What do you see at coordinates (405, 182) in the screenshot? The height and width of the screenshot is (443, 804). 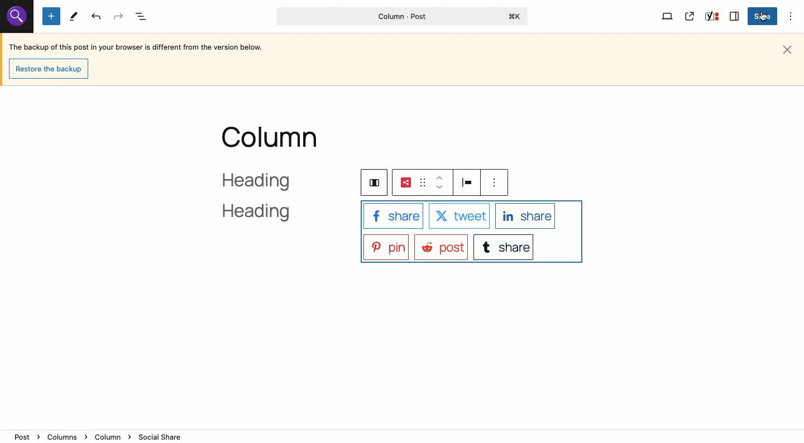 I see `Social share` at bounding box center [405, 182].